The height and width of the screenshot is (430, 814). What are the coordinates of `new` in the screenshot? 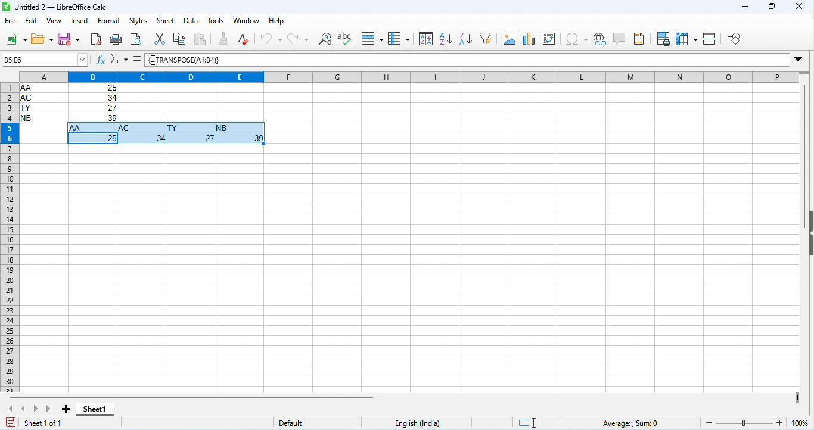 It's located at (16, 40).